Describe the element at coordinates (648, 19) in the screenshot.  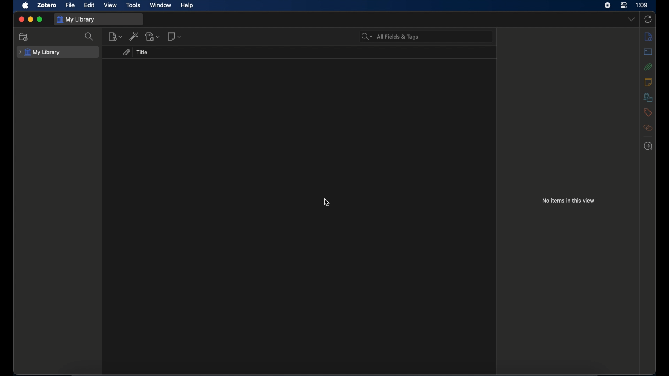
I see `sync` at that location.